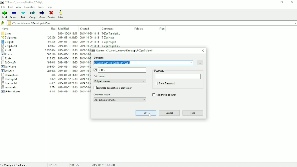 The height and width of the screenshot is (167, 297). I want to click on OK, so click(146, 113).